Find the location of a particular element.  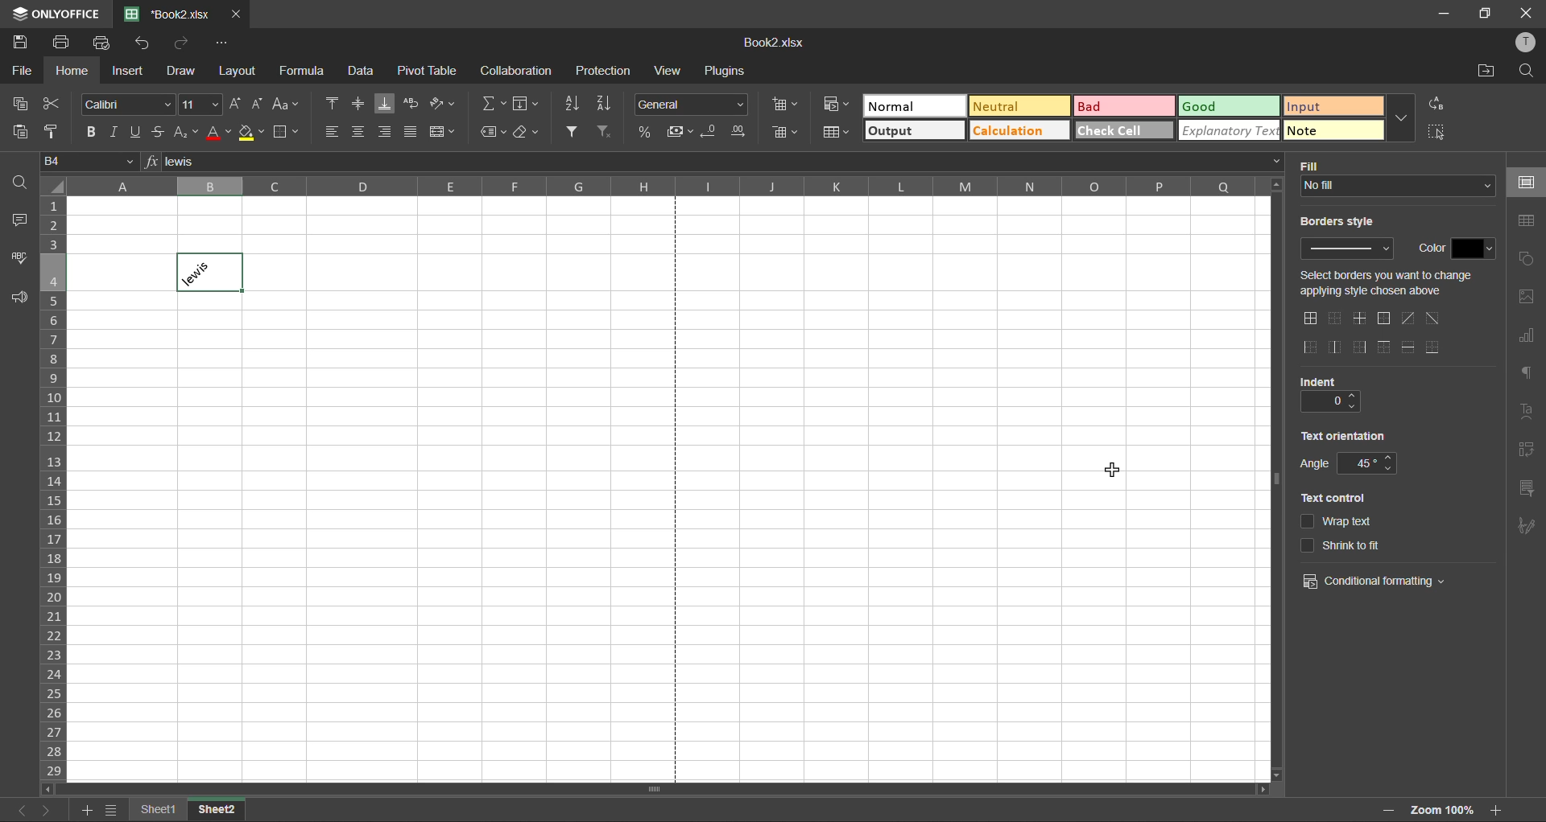

replace is located at coordinates (1438, 102).